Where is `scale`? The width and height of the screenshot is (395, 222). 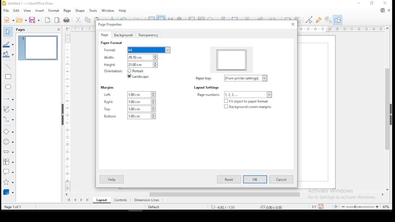
scale is located at coordinates (67, 112).